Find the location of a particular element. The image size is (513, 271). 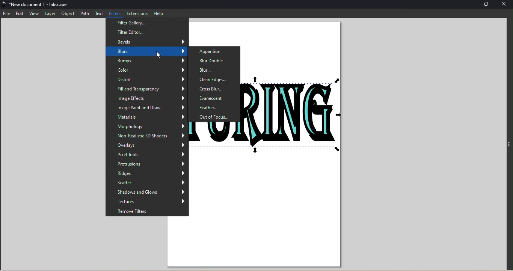

Apparition is located at coordinates (214, 52).